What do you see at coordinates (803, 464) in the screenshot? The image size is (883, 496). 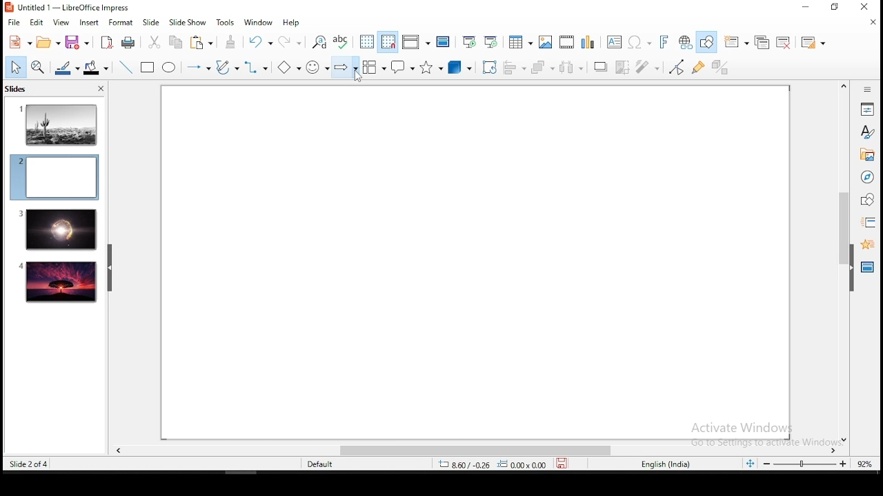 I see `zoom slider` at bounding box center [803, 464].